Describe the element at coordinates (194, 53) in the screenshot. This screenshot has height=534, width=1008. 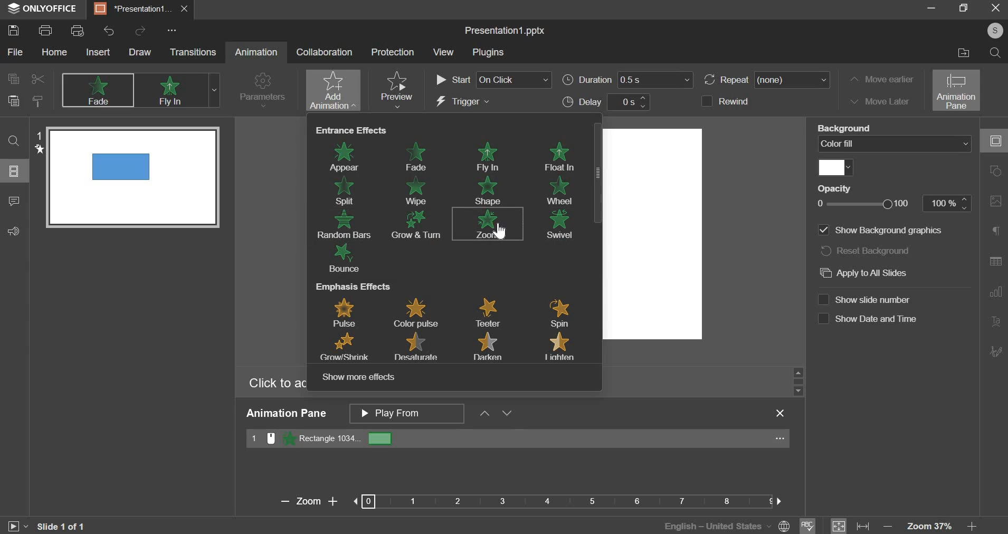
I see `transitions` at that location.